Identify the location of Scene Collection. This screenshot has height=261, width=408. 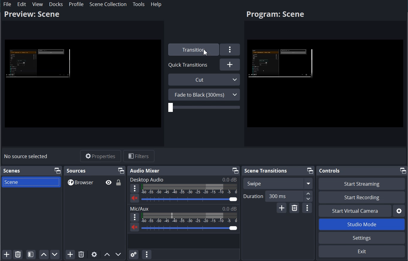
(108, 4).